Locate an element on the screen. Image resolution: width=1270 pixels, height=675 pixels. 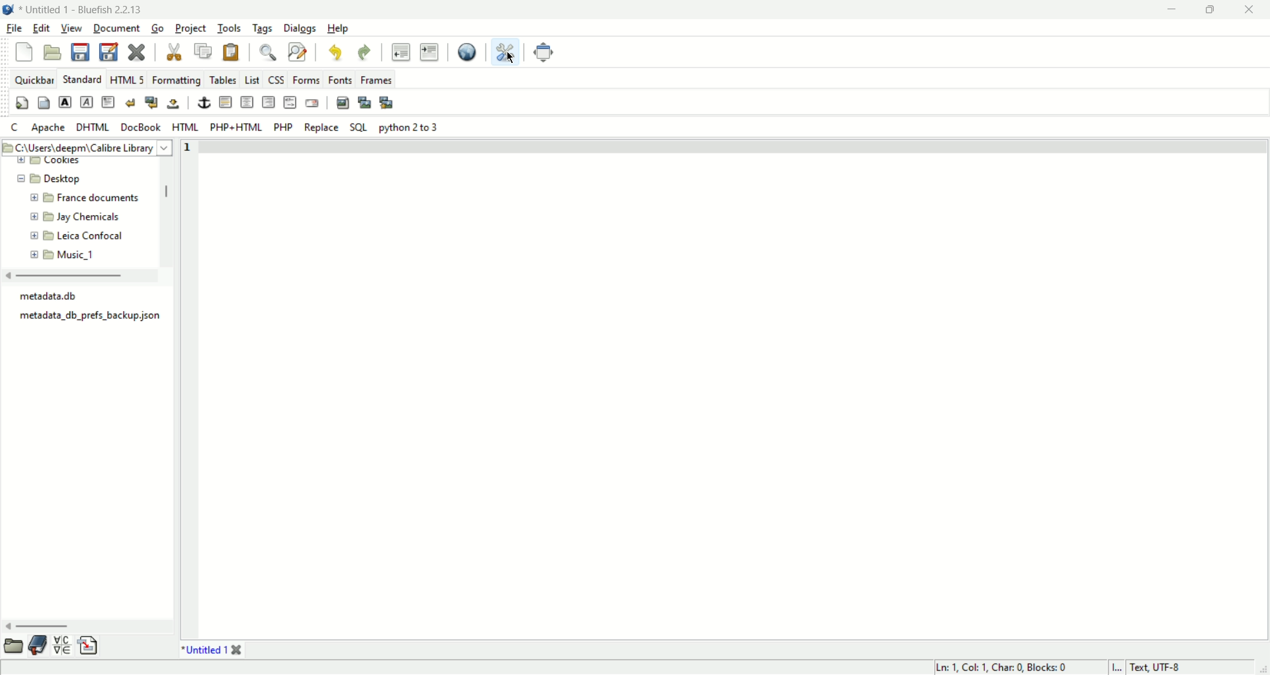
paragraph is located at coordinates (108, 102).